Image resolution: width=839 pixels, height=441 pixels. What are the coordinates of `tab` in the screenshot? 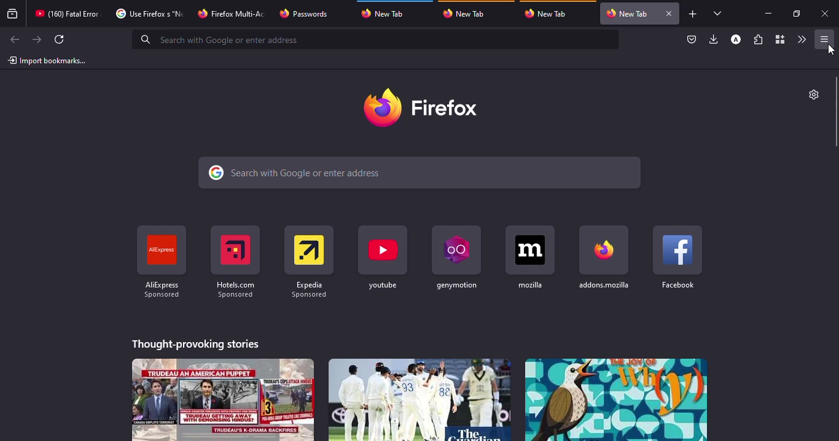 It's located at (467, 13).